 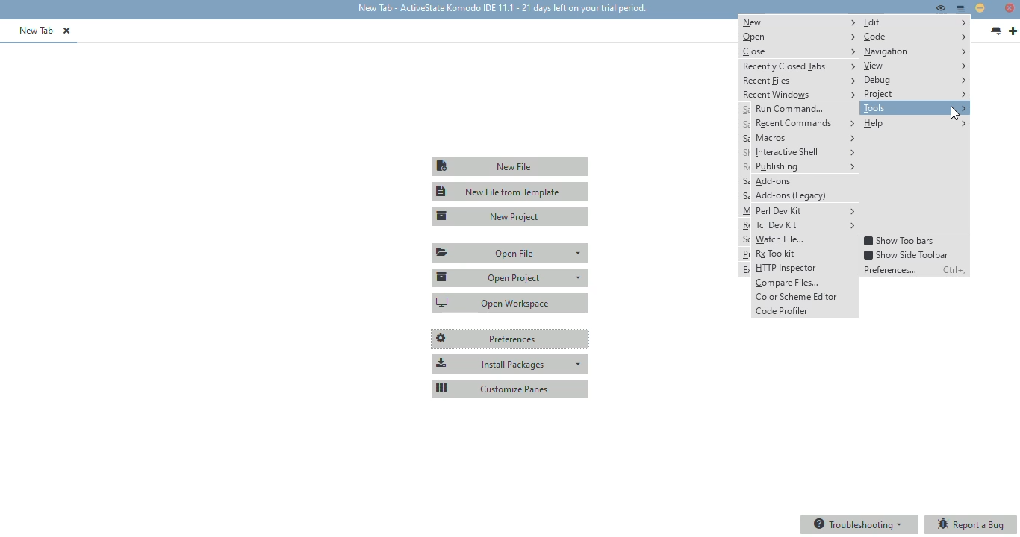 What do you see at coordinates (500, 9) in the screenshot?
I see `new tab - ActiveState Komodo IDE 11.1-21 days left on your trial period.` at bounding box center [500, 9].